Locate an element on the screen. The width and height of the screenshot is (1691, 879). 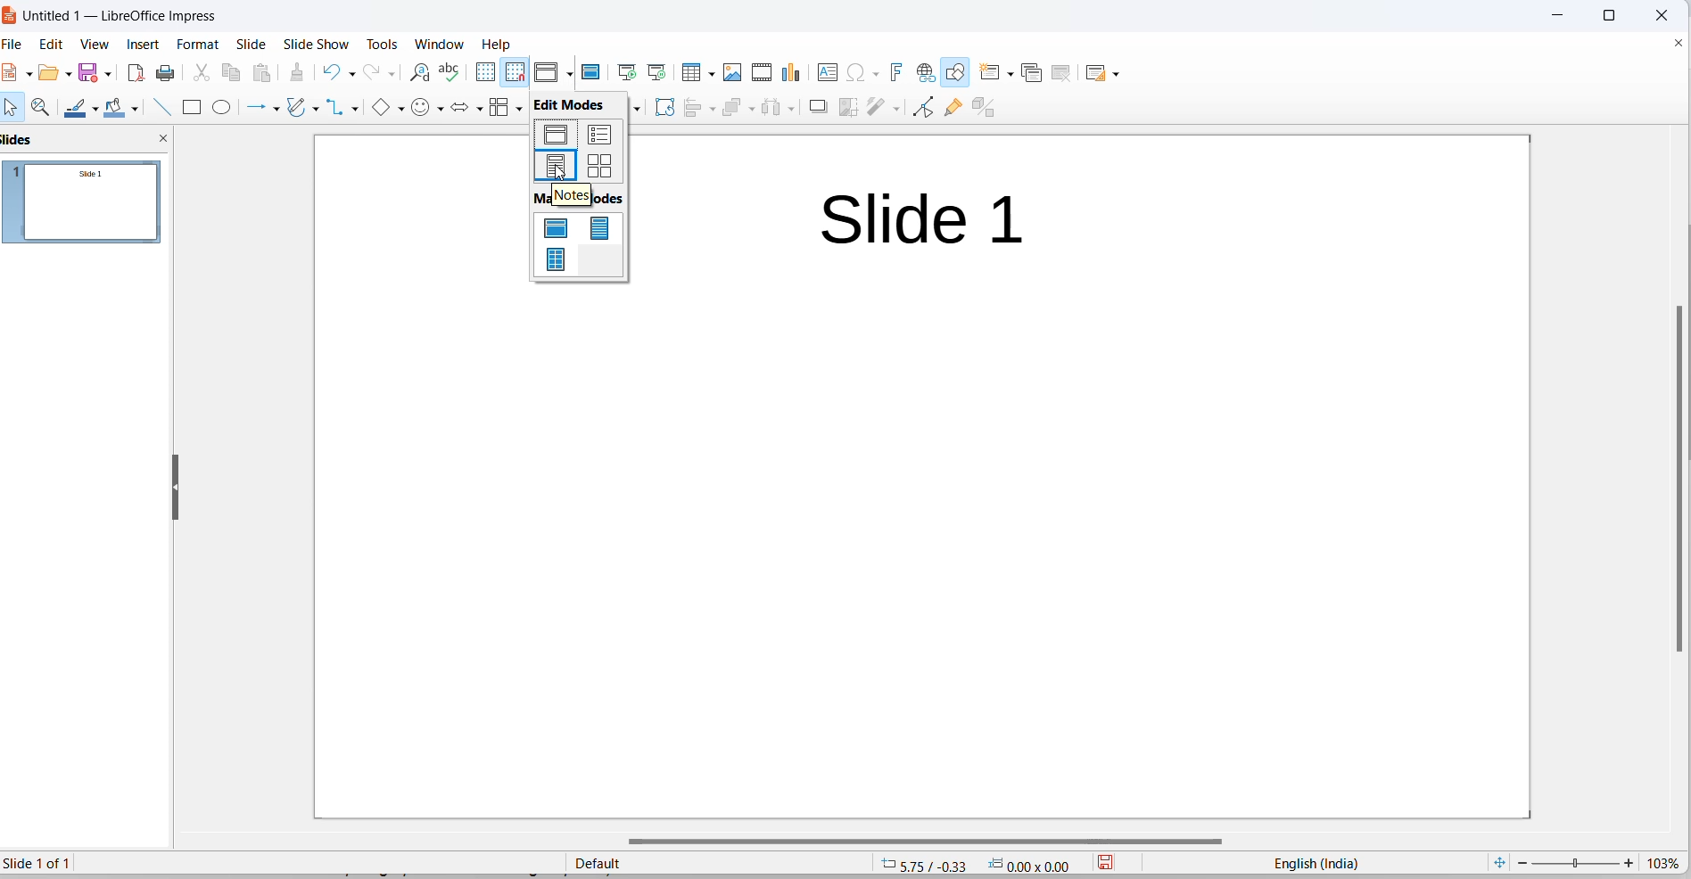
master slide is located at coordinates (595, 71).